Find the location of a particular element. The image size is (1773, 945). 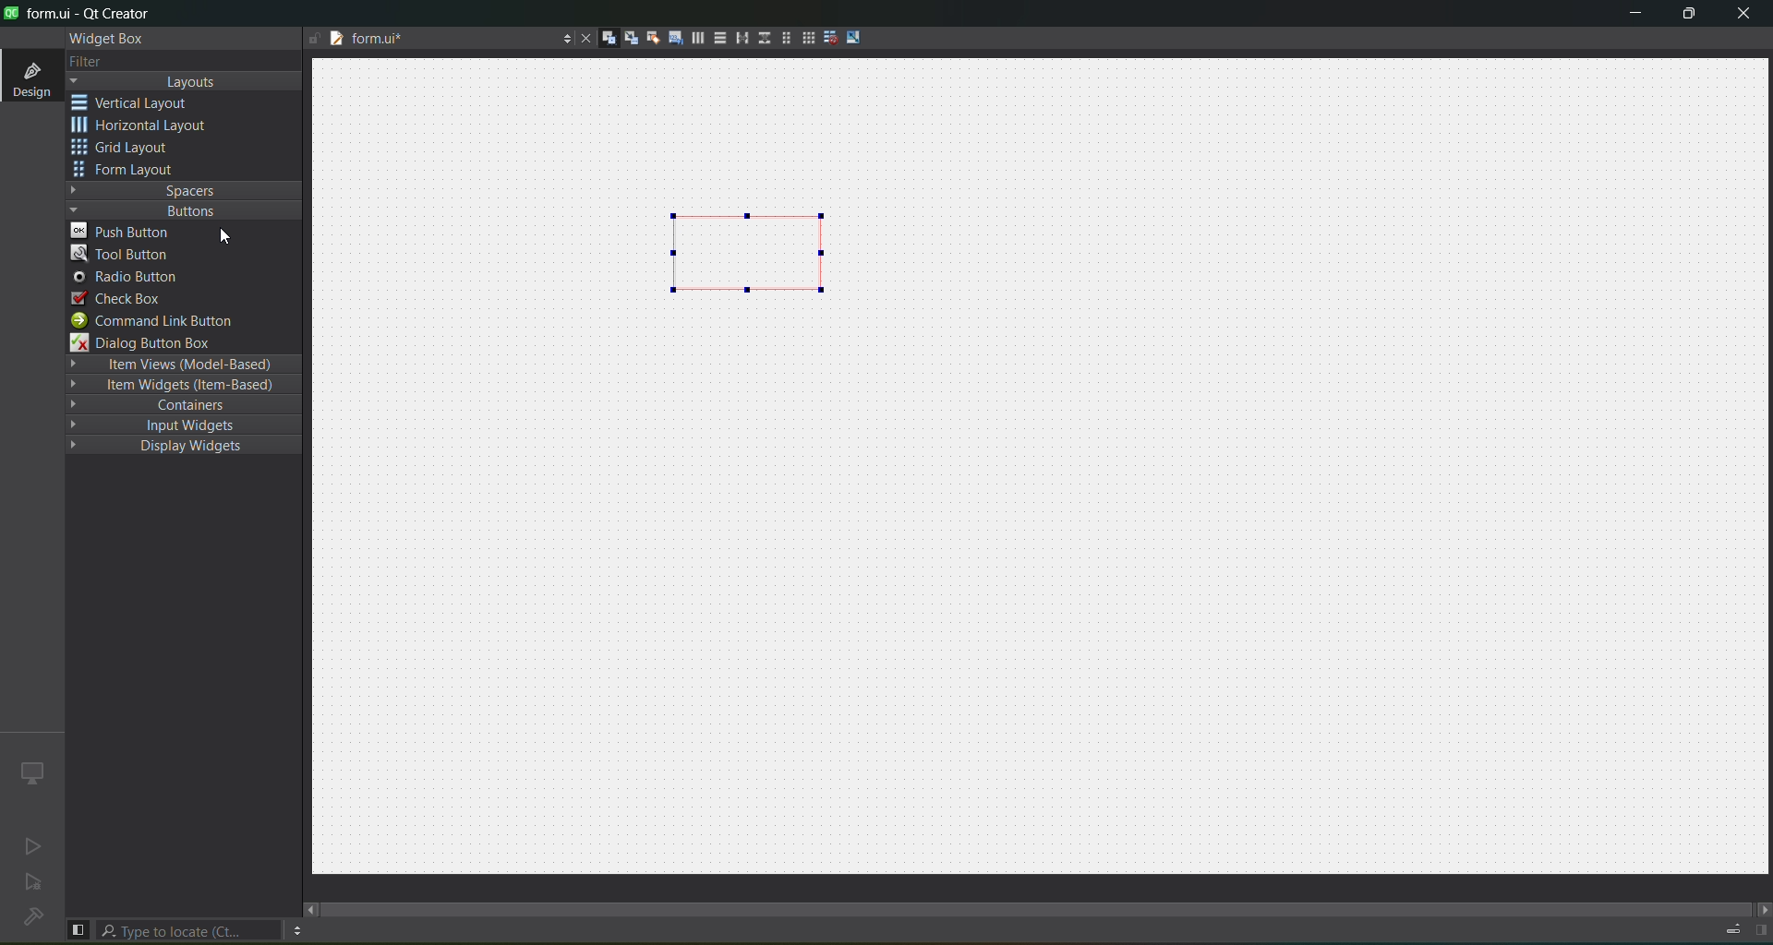

maximize is located at coordinates (1686, 16).